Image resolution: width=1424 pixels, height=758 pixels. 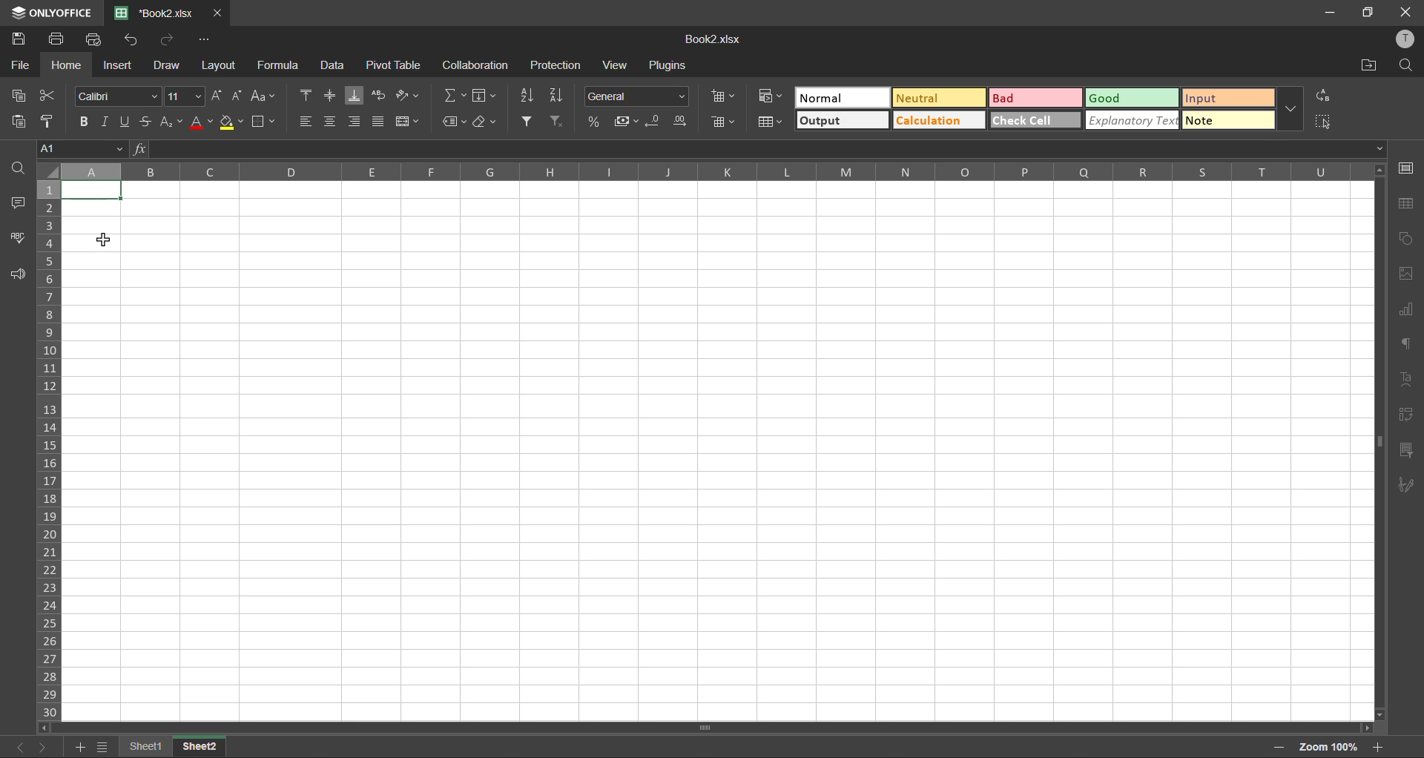 I want to click on row numbers, so click(x=50, y=450).